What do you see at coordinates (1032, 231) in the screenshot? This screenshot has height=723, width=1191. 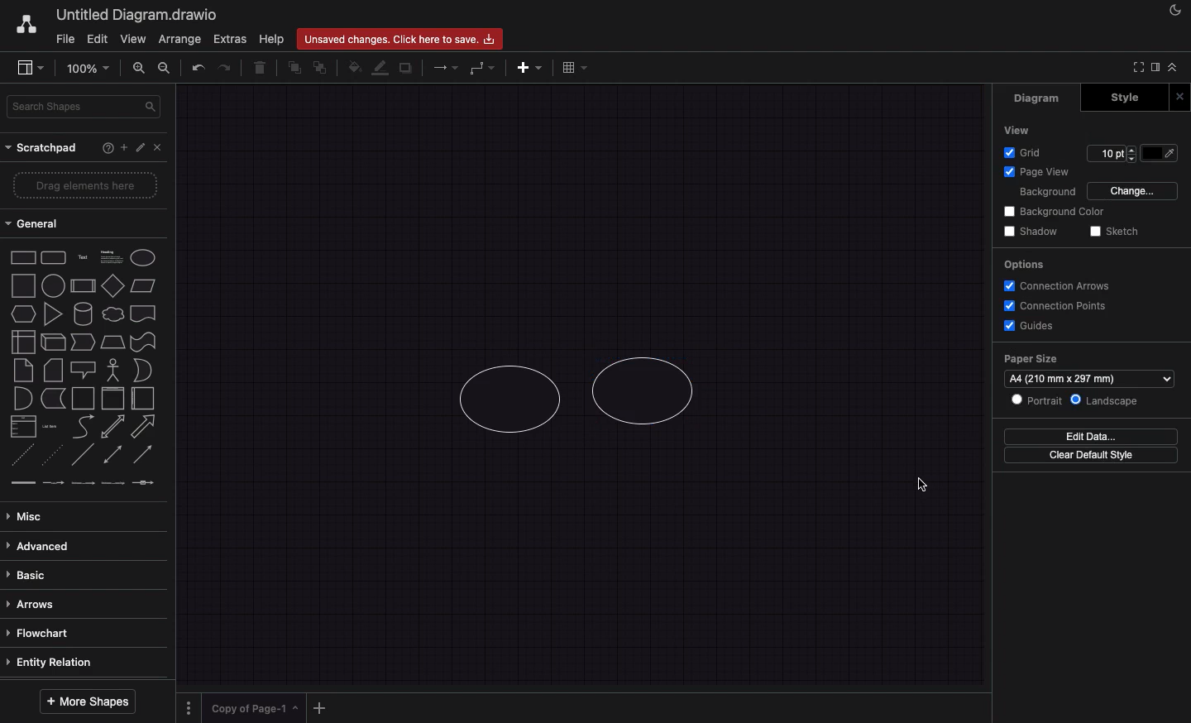 I see `shadow` at bounding box center [1032, 231].